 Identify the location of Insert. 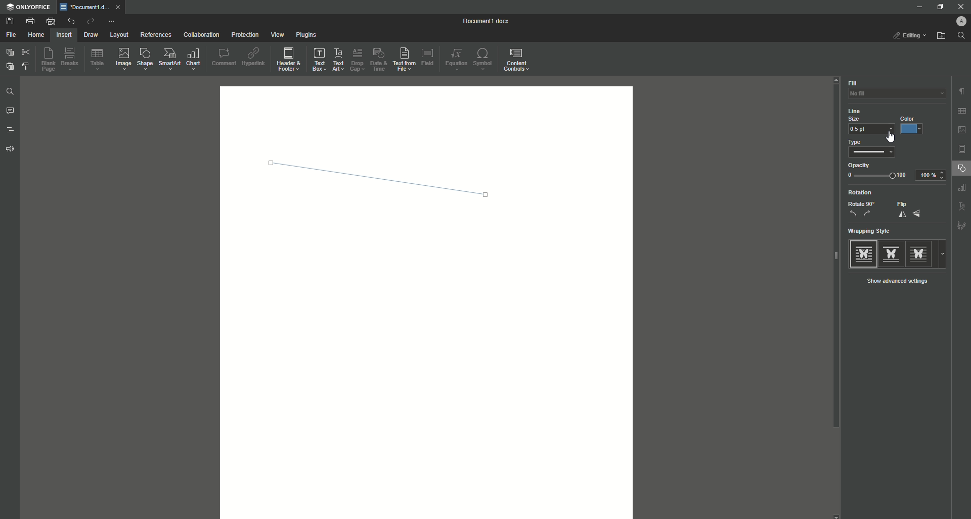
(63, 34).